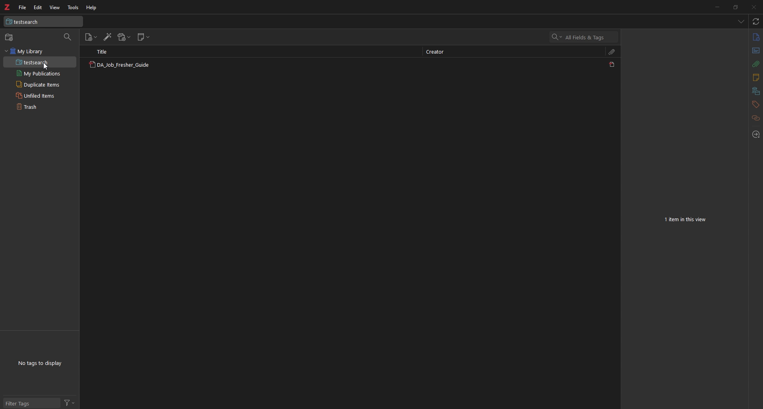 This screenshot has width=763, height=409. What do you see at coordinates (7, 7) in the screenshot?
I see `zotero` at bounding box center [7, 7].